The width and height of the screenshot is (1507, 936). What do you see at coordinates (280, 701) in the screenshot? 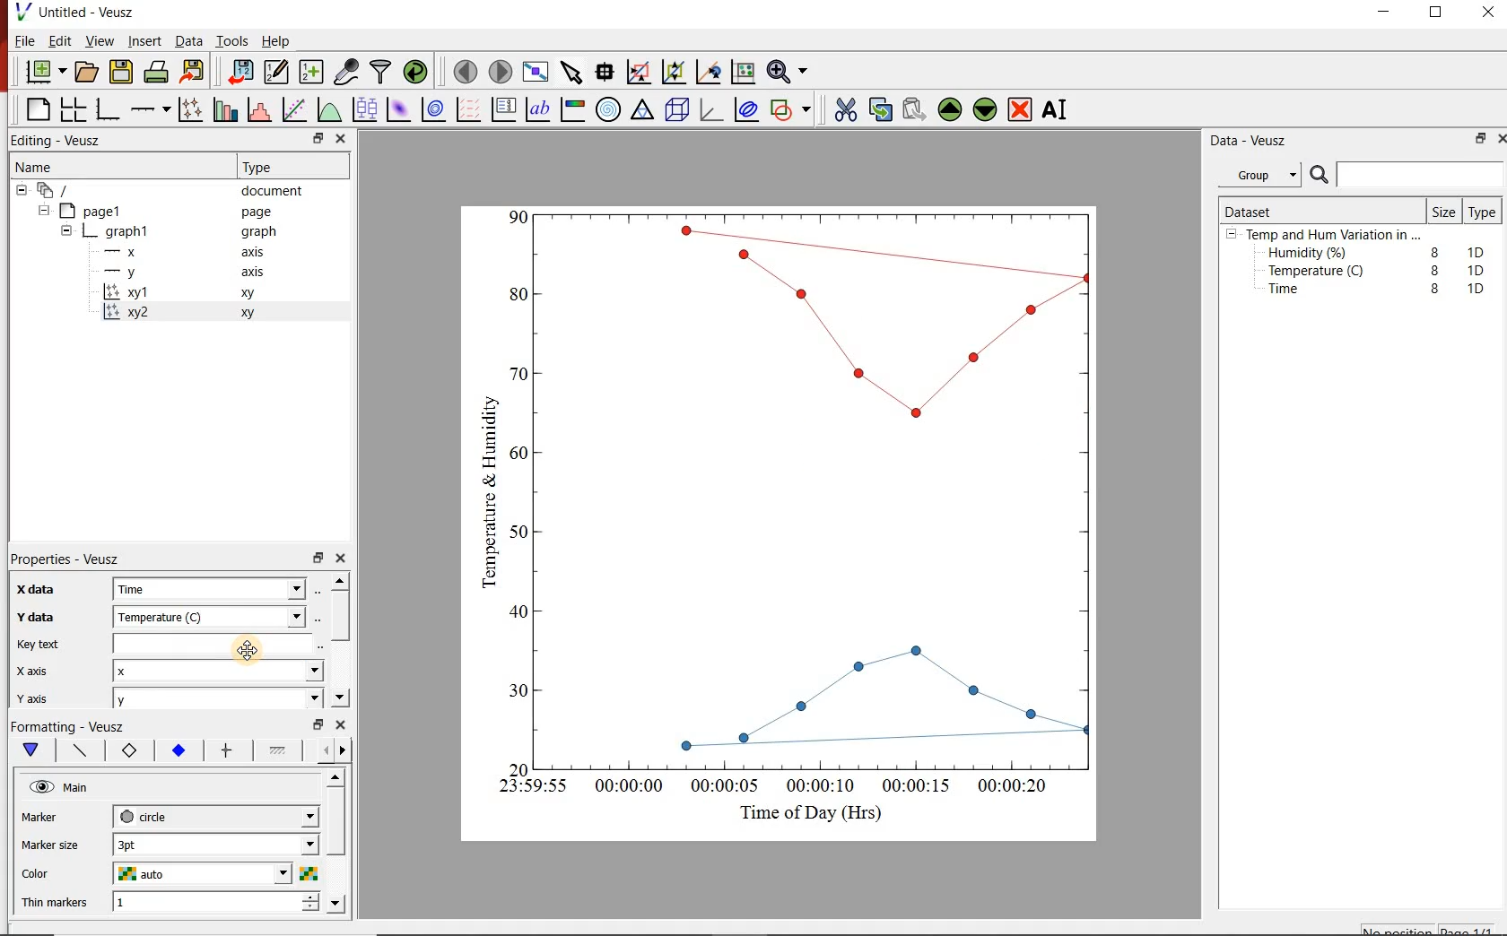
I see `y axis dropdown` at bounding box center [280, 701].